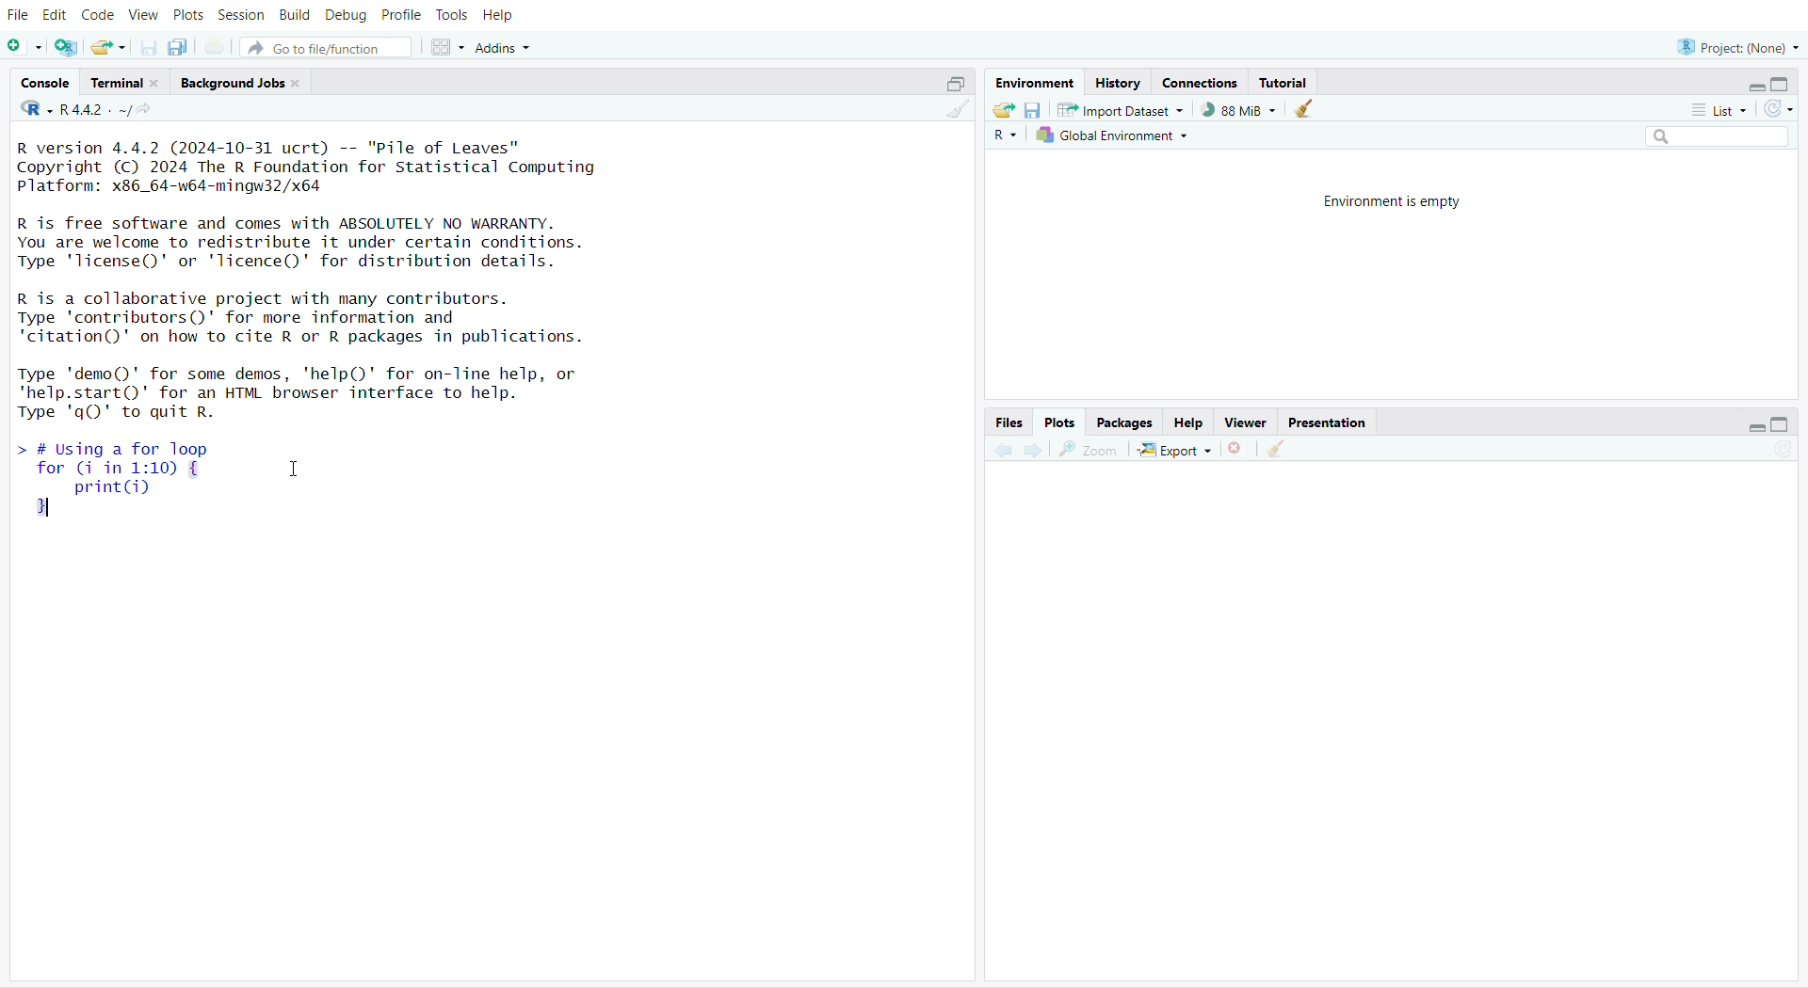  What do you see at coordinates (148, 48) in the screenshot?
I see `save current document` at bounding box center [148, 48].